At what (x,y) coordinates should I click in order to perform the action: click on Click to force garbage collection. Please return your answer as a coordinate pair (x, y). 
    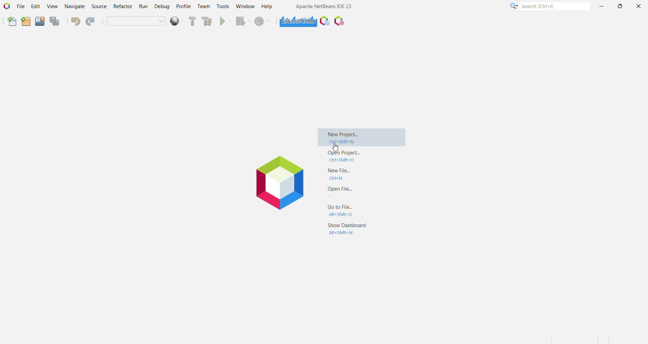
    Looking at the image, I should click on (297, 22).